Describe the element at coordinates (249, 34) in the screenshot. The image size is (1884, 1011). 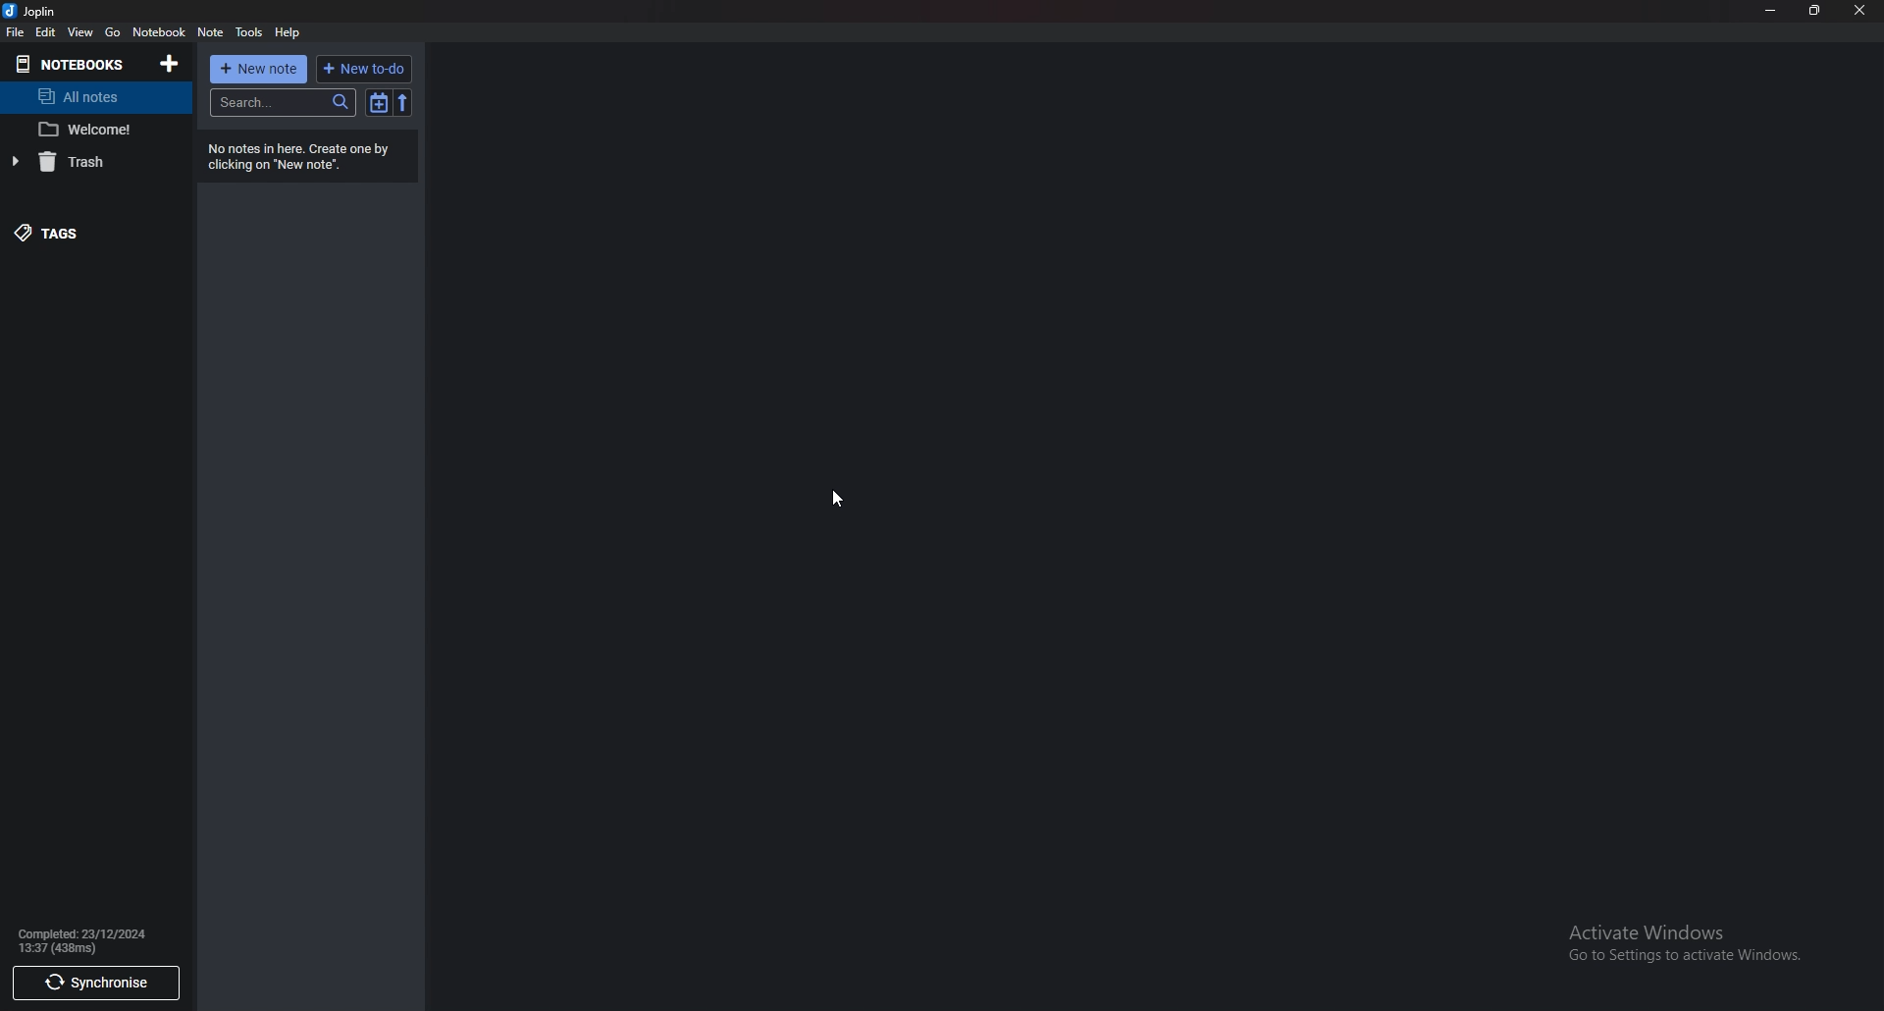
I see `Tools` at that location.